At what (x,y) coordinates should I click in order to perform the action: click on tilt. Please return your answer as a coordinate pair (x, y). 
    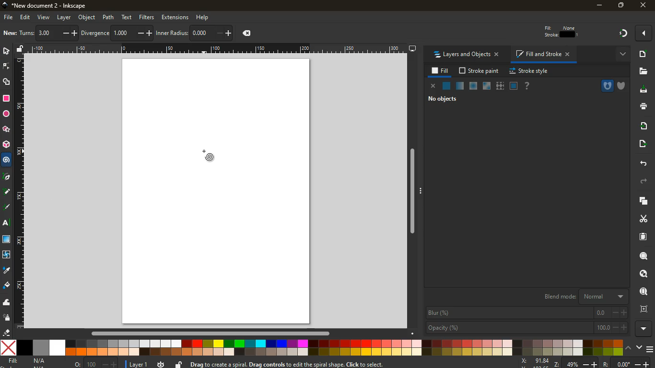
    Looking at the image, I should click on (94, 33).